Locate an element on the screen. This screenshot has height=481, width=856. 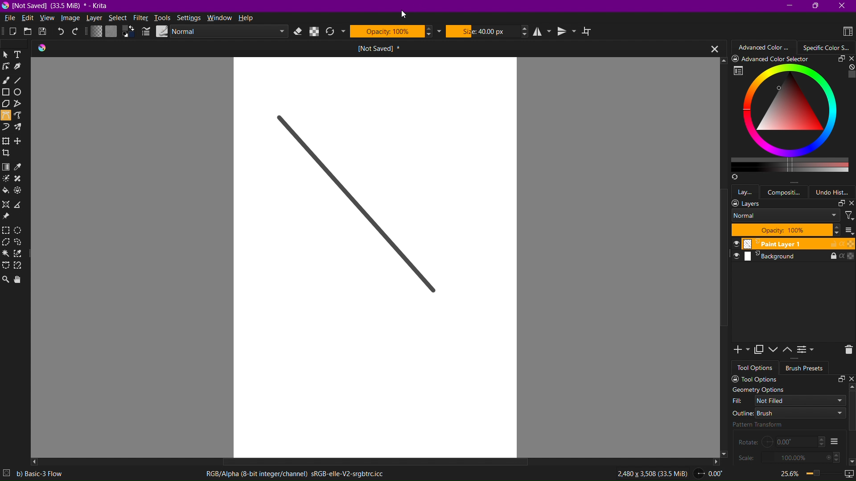
Dynamic Brush Tool is located at coordinates (6, 128).